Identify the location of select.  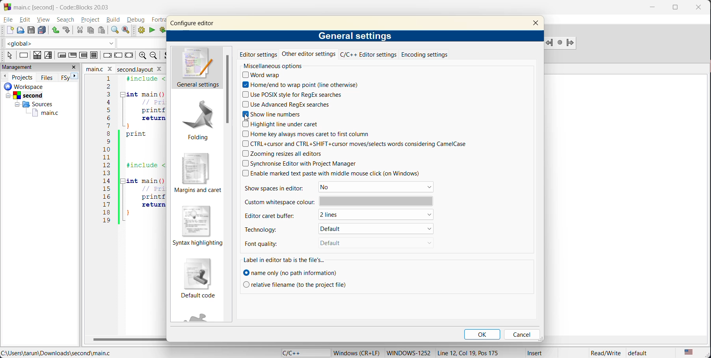
(9, 55).